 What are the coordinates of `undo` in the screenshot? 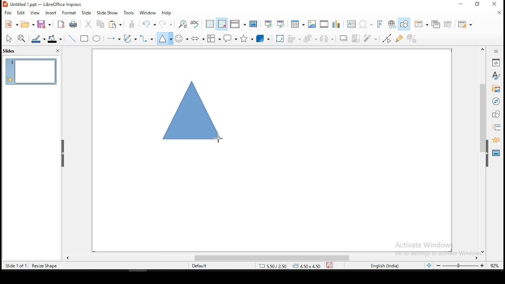 It's located at (149, 24).